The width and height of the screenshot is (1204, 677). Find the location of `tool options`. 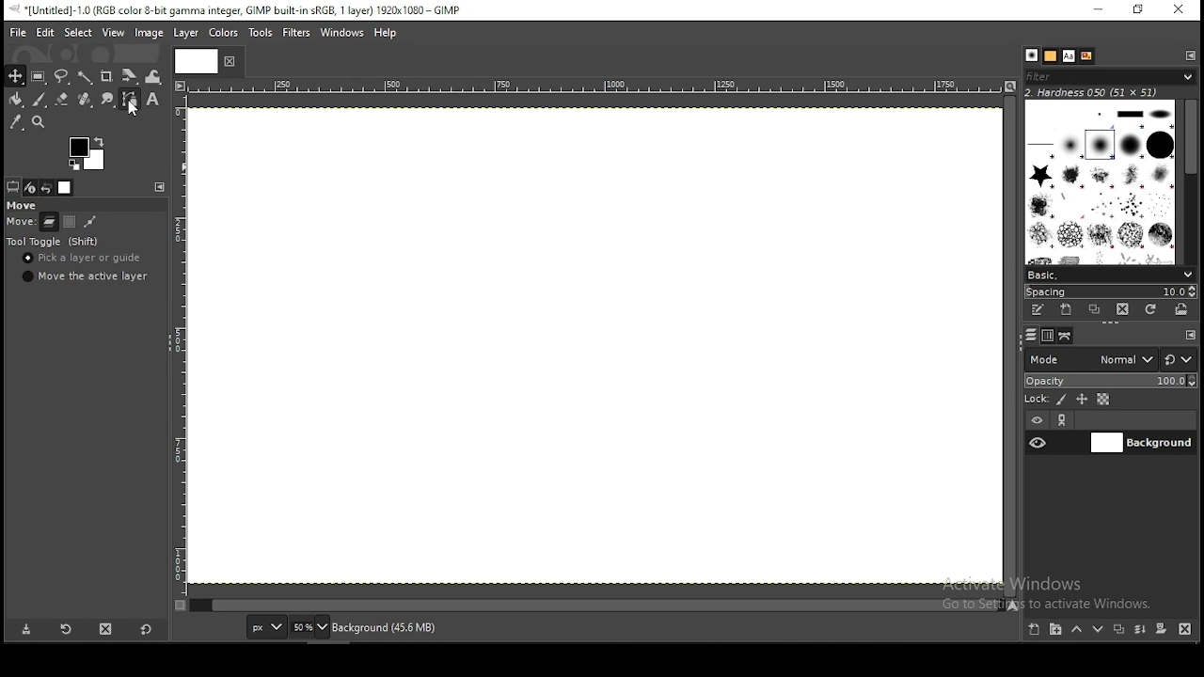

tool options is located at coordinates (13, 186).